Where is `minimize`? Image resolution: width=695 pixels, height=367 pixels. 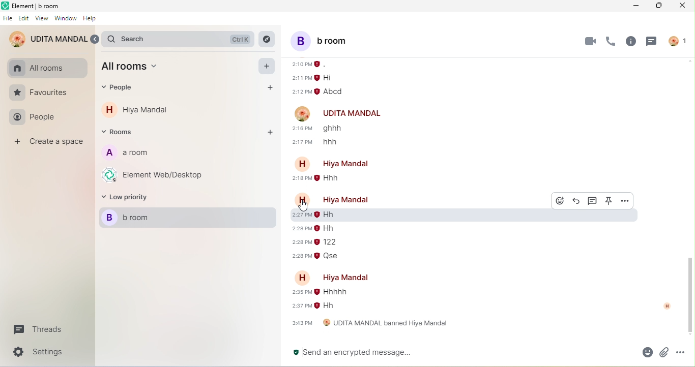 minimize is located at coordinates (635, 6).